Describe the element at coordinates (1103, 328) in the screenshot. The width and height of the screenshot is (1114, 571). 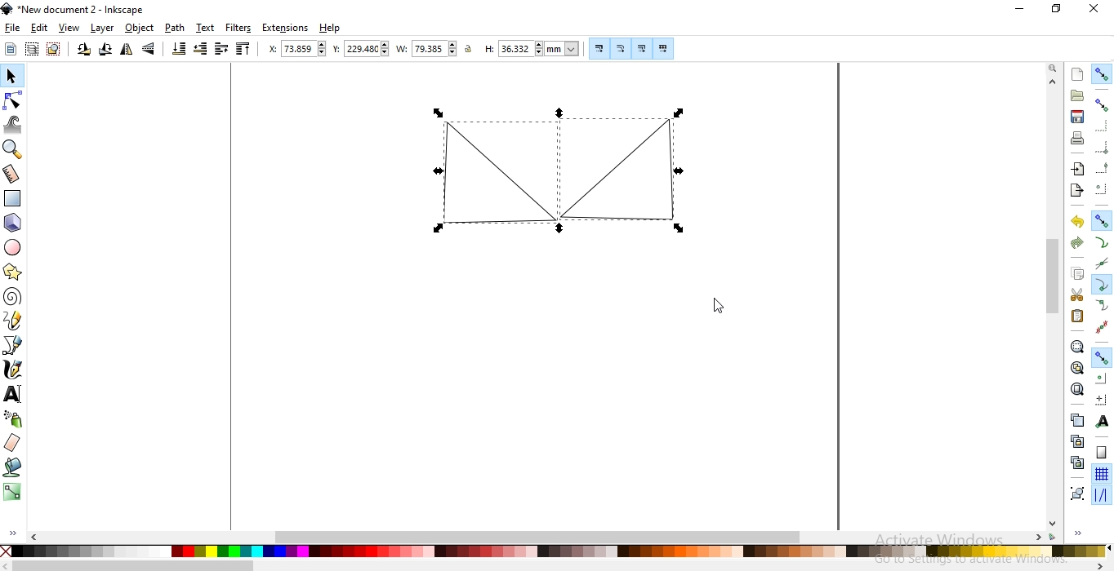
I see `snap midpoints of line segments` at that location.